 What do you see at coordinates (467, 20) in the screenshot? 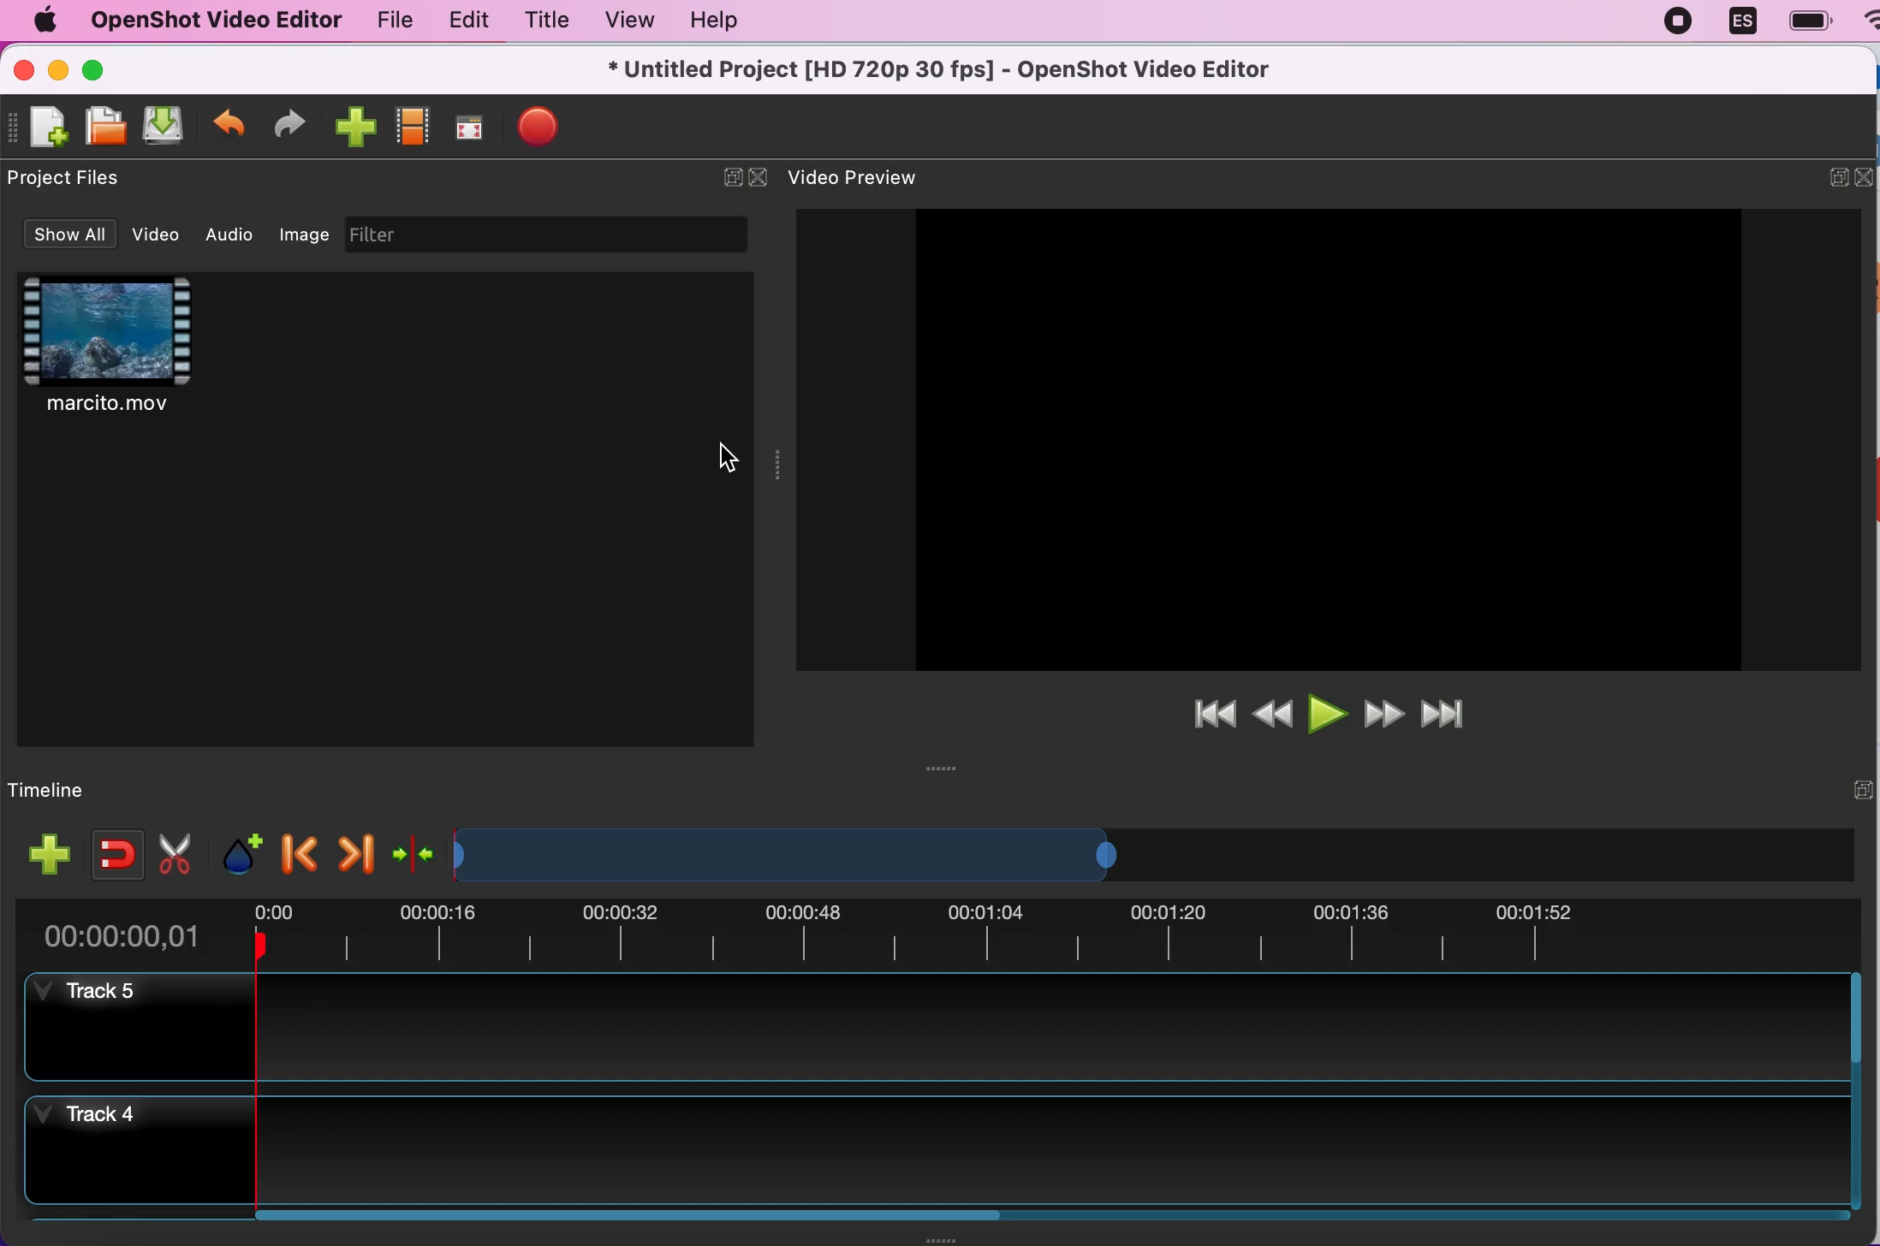
I see `edit` at bounding box center [467, 20].